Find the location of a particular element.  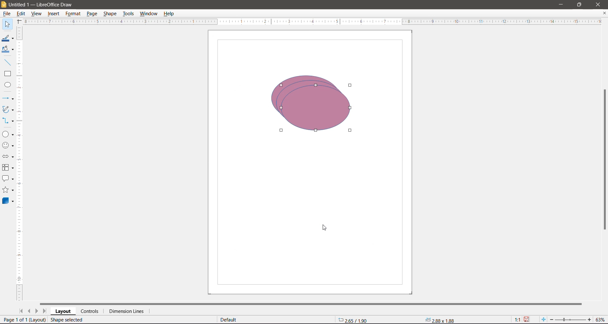

Flowchart is located at coordinates (8, 167).